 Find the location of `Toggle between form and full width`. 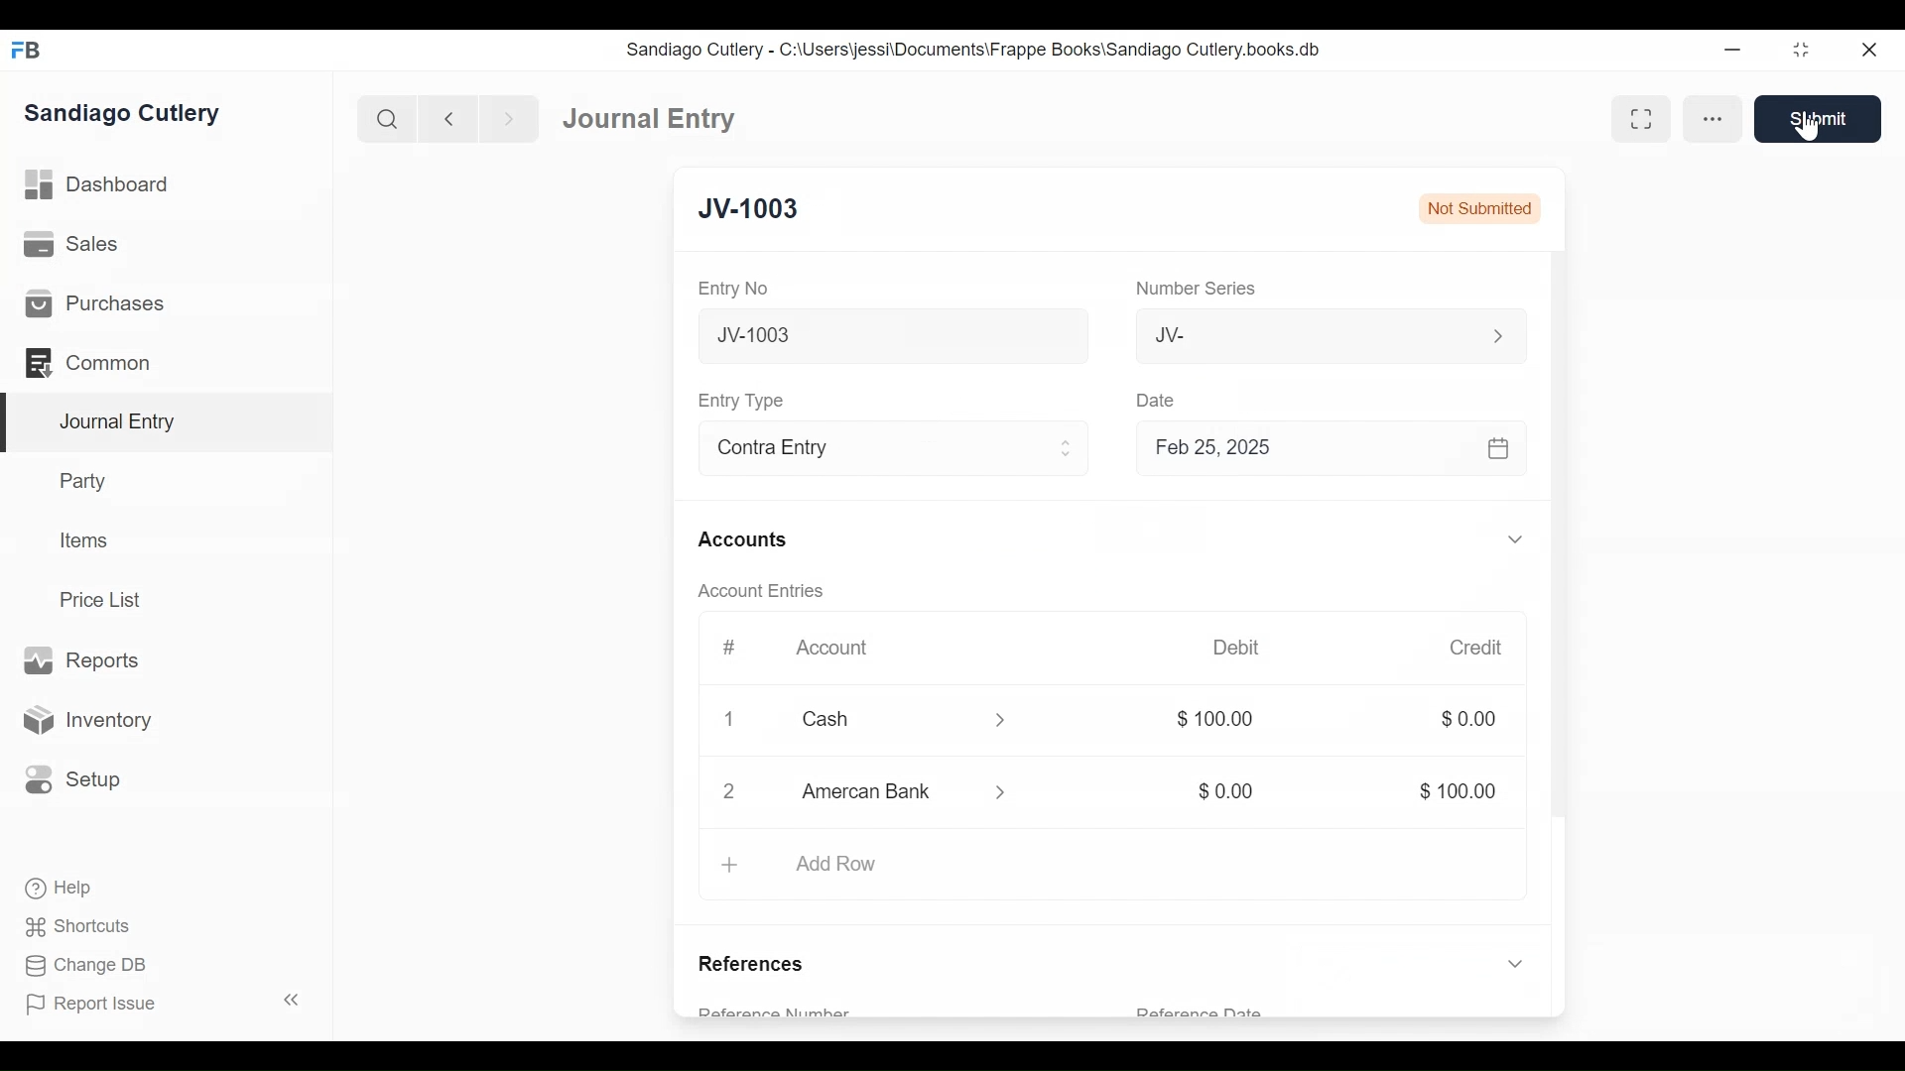

Toggle between form and full width is located at coordinates (1639, 119).